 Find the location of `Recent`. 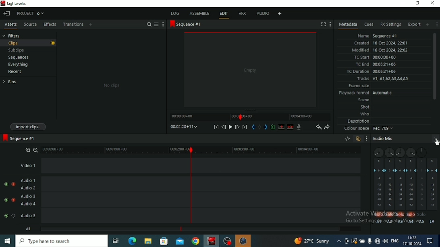

Recent is located at coordinates (15, 72).